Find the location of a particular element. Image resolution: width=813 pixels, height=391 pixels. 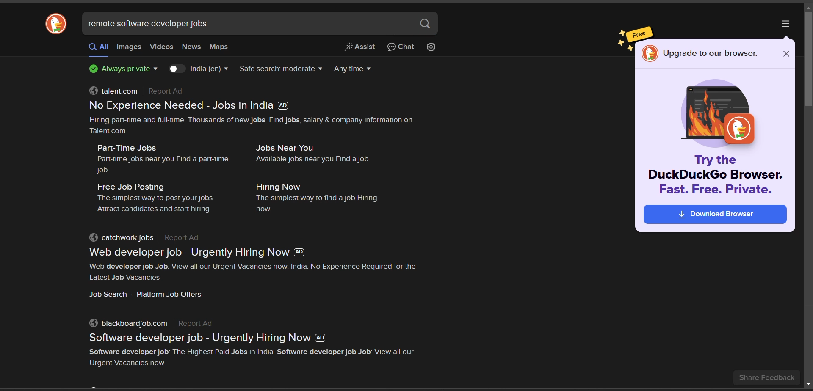

Free Job Posting is located at coordinates (138, 187).